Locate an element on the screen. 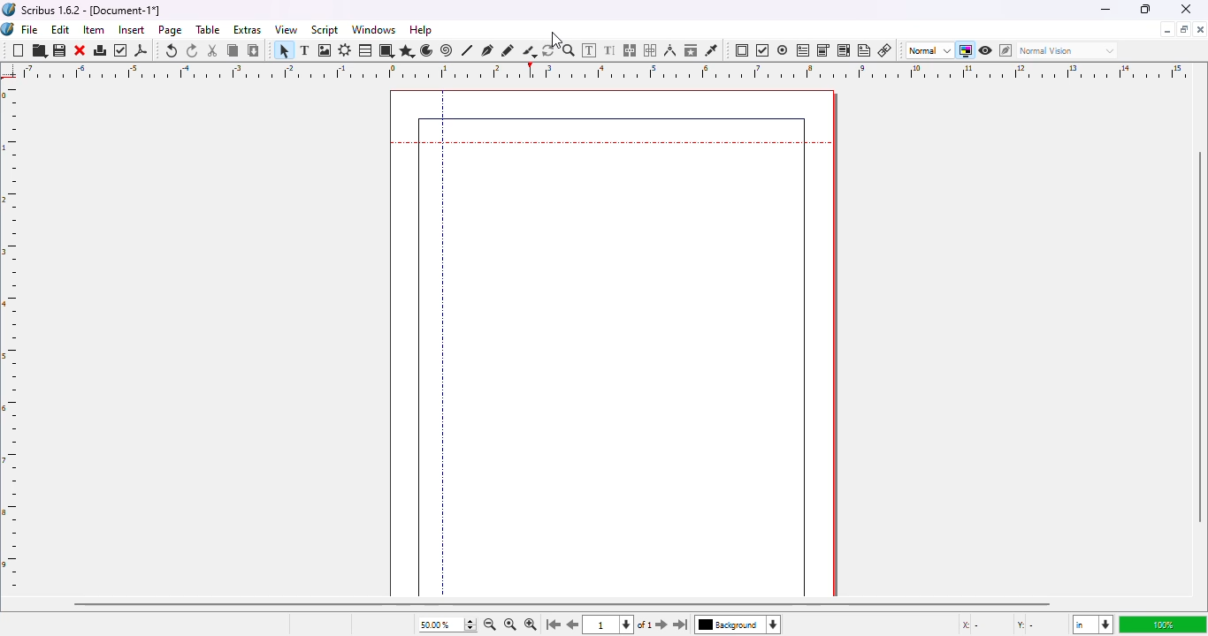 The height and width of the screenshot is (636, 1208). go to the next page is located at coordinates (661, 623).